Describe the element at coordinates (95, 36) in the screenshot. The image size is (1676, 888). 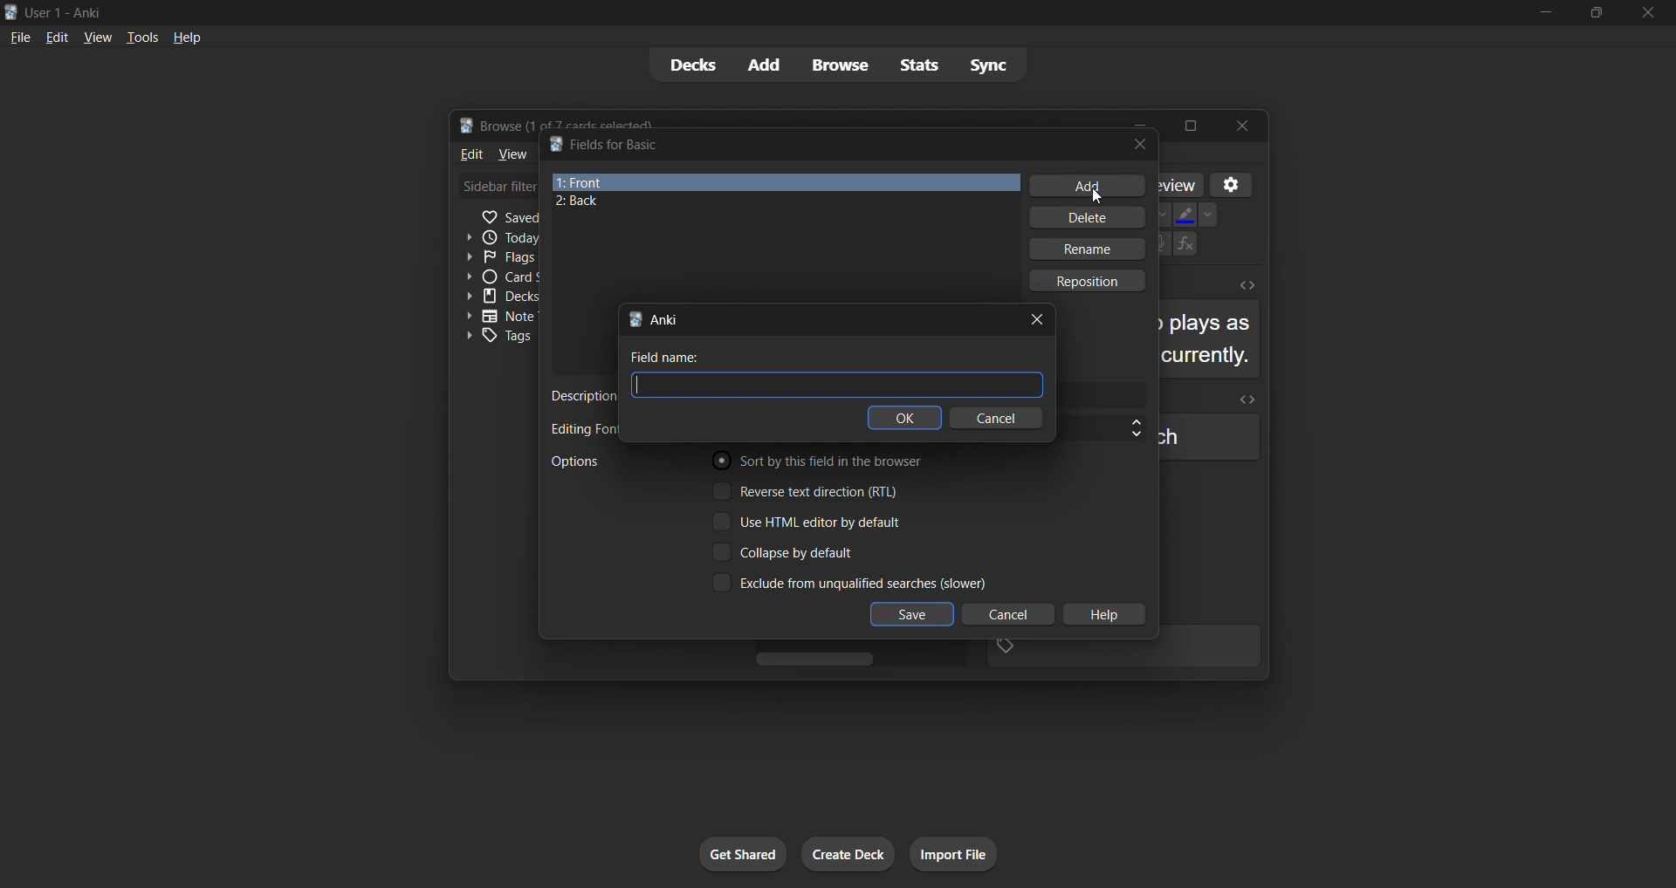
I see `view` at that location.